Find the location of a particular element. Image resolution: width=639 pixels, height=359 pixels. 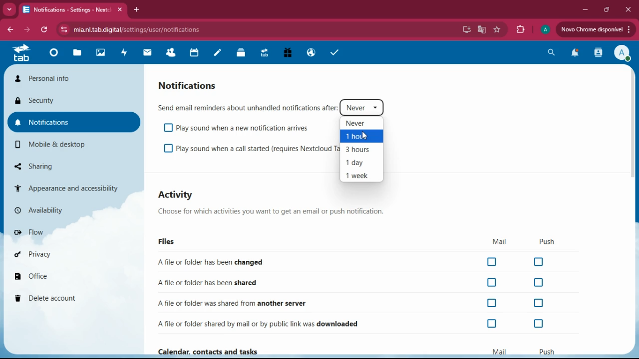

cursor is located at coordinates (366, 136).